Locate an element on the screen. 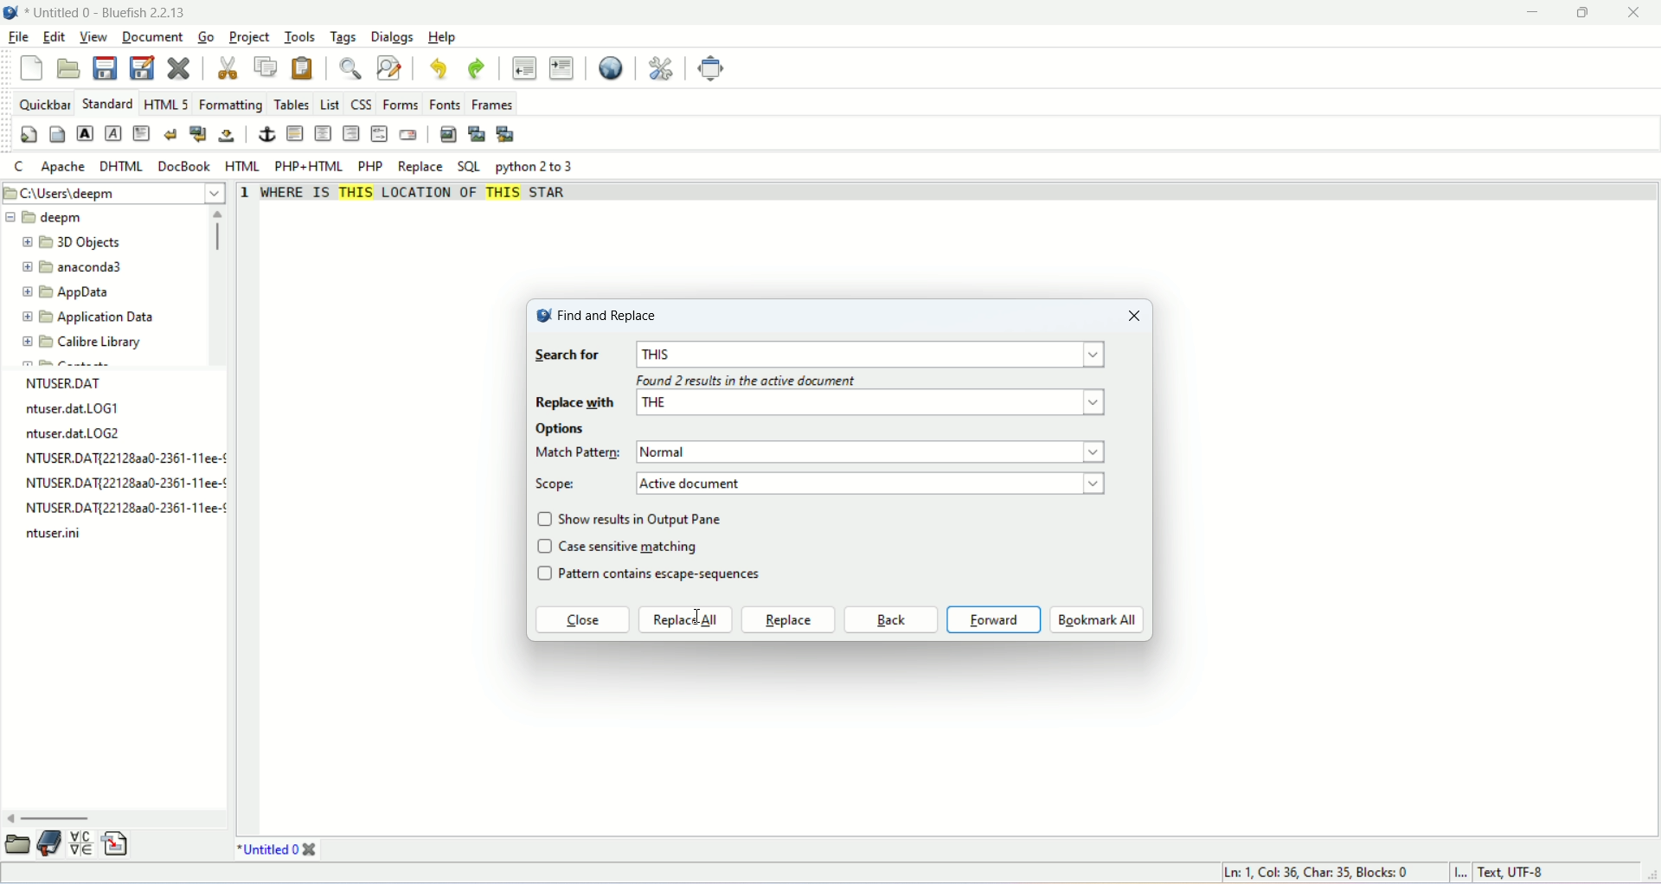 This screenshot has width=1661, height=884. email is located at coordinates (408, 134).